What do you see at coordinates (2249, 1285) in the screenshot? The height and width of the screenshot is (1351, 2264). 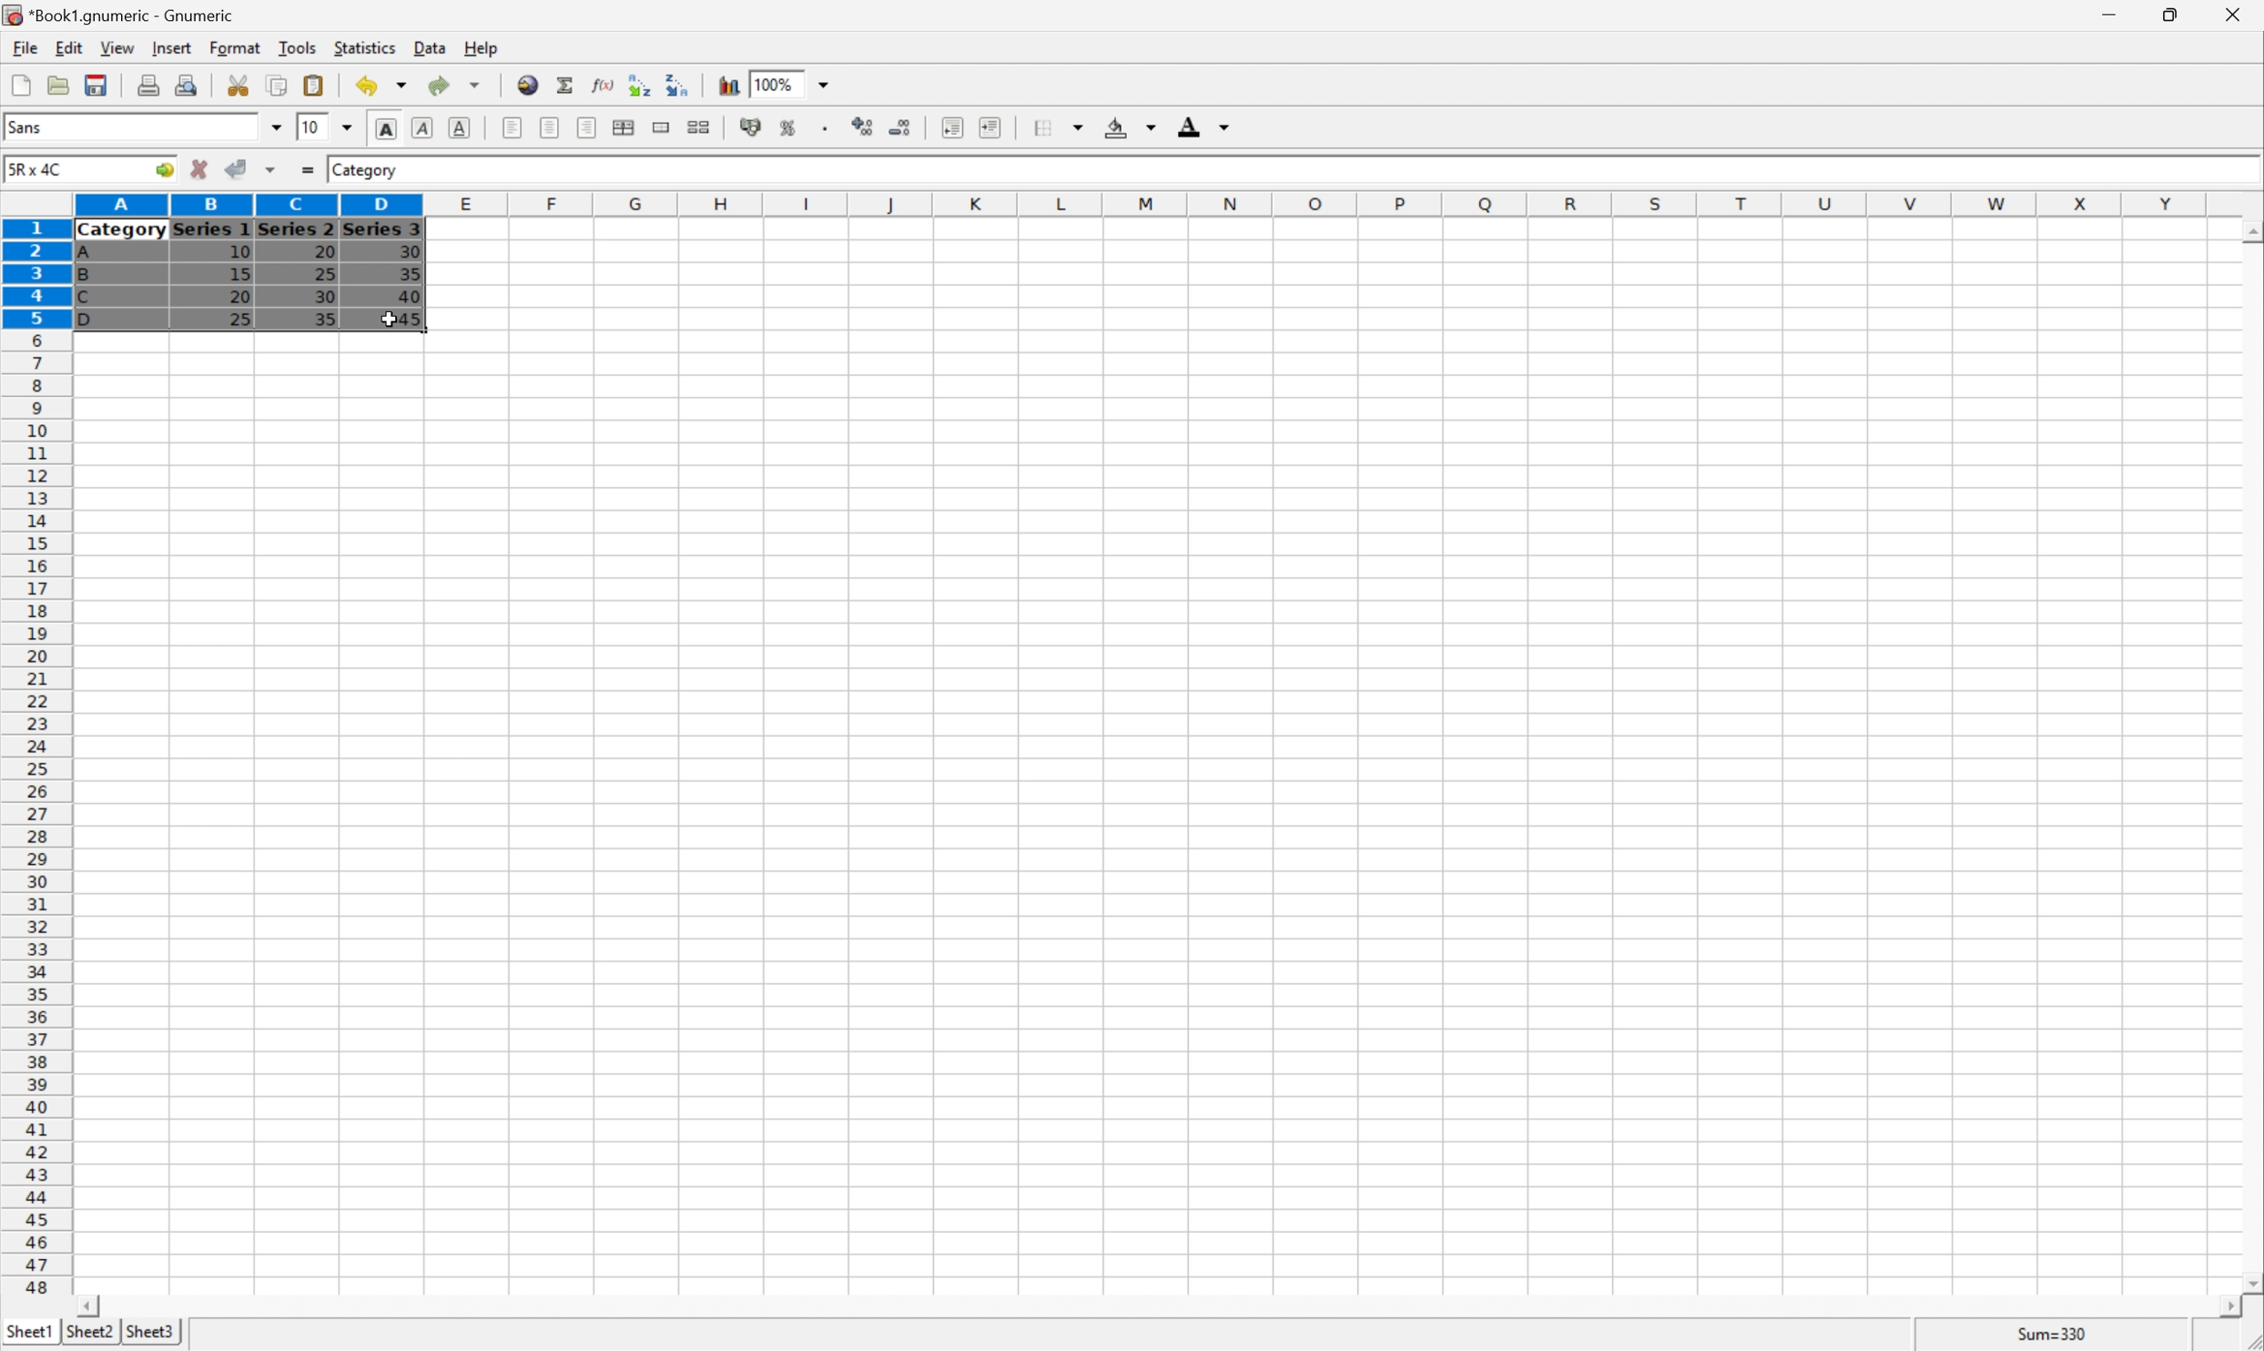 I see `Scroll Down` at bounding box center [2249, 1285].